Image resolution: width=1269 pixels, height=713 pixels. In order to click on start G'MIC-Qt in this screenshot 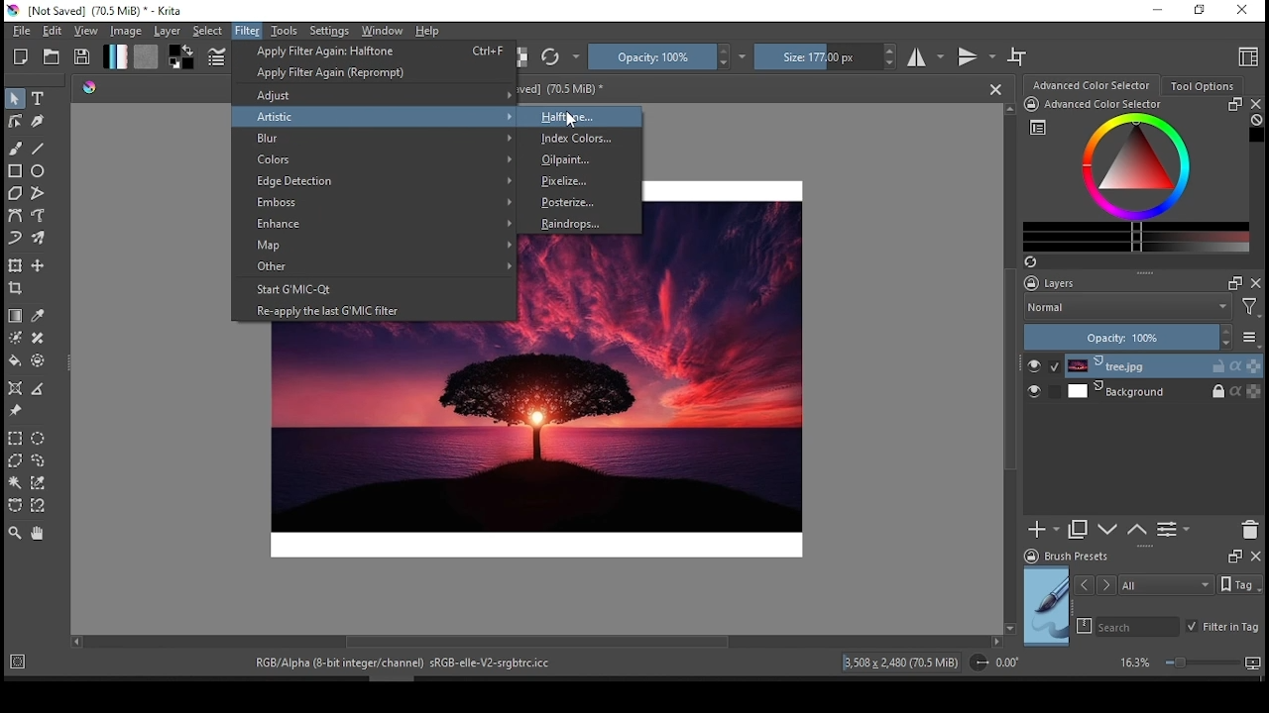, I will do `click(374, 287)`.